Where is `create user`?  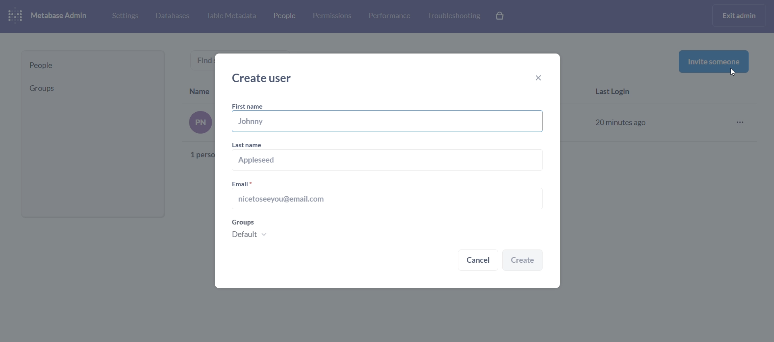 create user is located at coordinates (265, 78).